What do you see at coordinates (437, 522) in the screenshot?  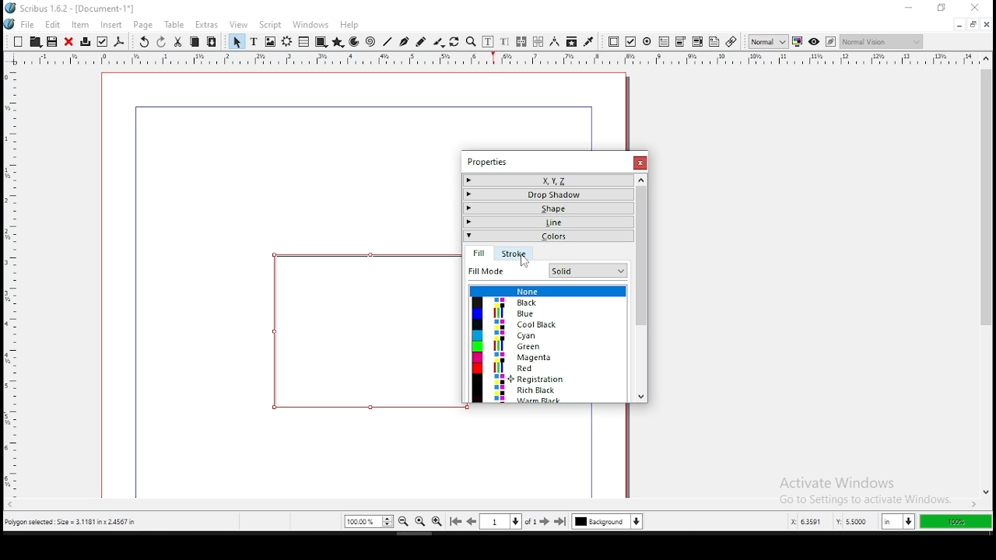 I see `zoom in` at bounding box center [437, 522].